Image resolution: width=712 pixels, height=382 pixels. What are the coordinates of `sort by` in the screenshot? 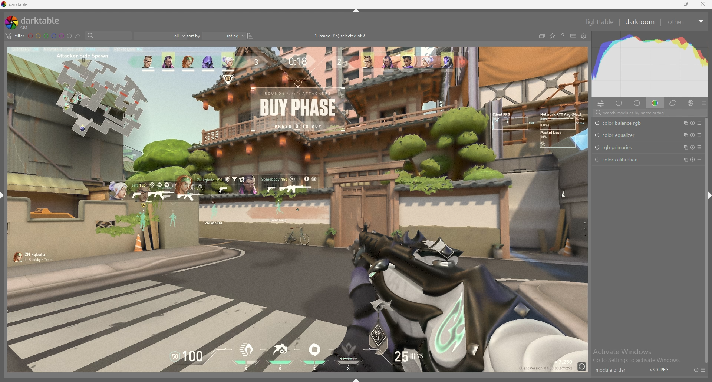 It's located at (216, 36).